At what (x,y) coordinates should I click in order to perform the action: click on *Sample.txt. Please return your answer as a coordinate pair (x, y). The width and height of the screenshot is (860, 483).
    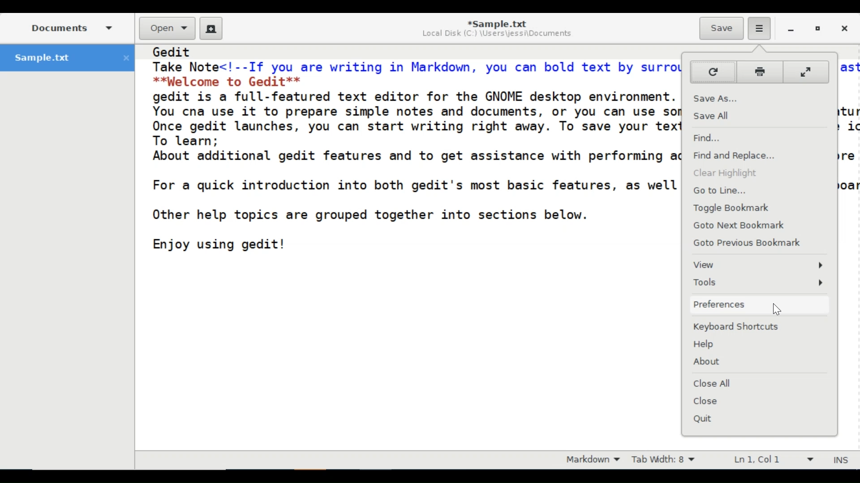
    Looking at the image, I should click on (496, 23).